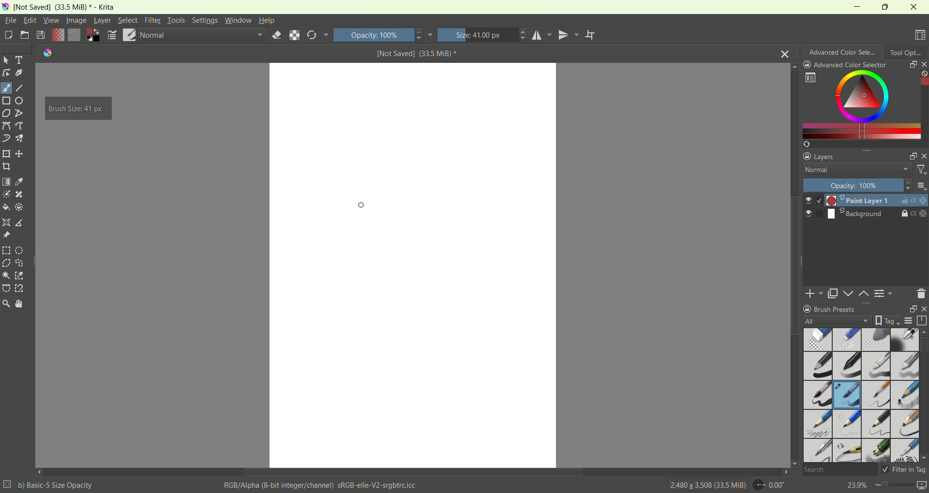 The height and width of the screenshot is (493, 929). What do you see at coordinates (20, 73) in the screenshot?
I see `calligraphy` at bounding box center [20, 73].